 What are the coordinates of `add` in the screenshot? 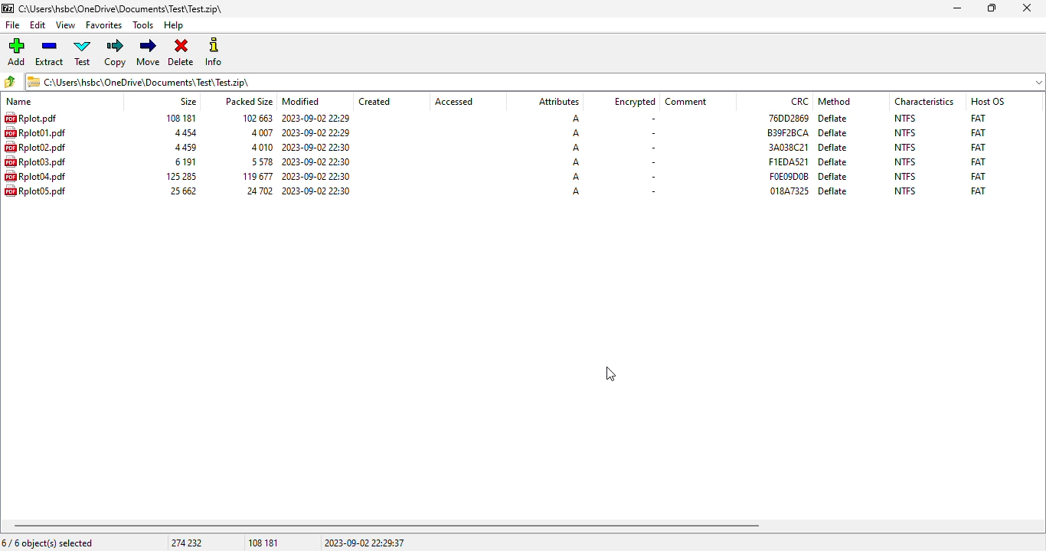 It's located at (16, 52).